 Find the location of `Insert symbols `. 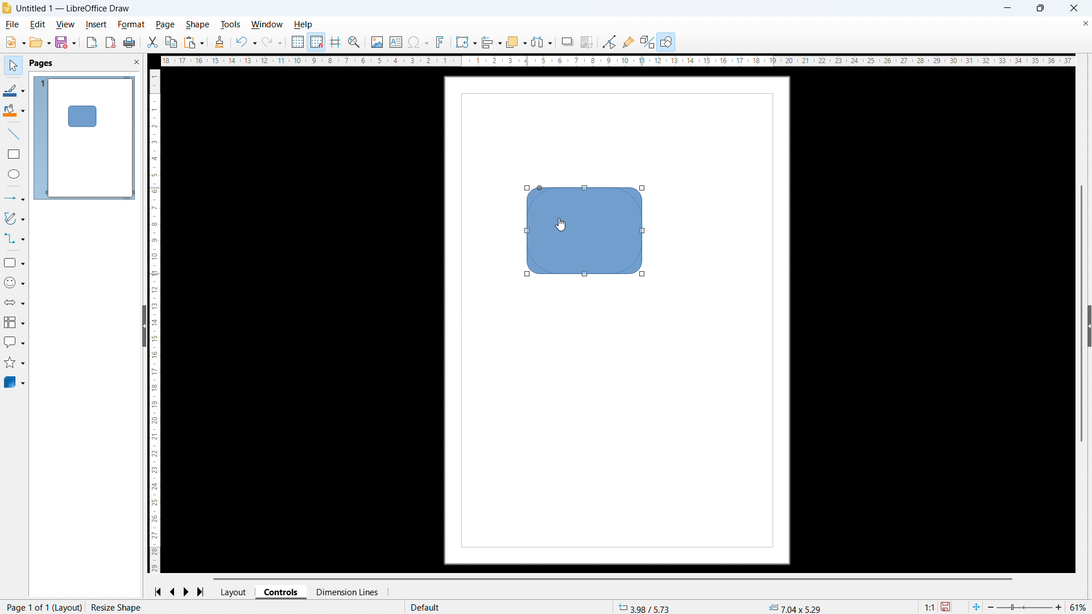

Insert symbols  is located at coordinates (418, 43).